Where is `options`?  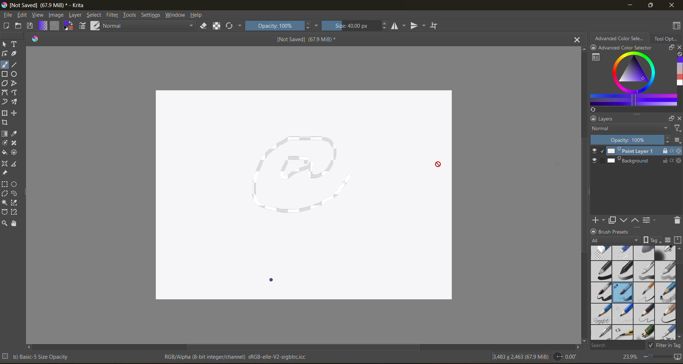
options is located at coordinates (677, 140).